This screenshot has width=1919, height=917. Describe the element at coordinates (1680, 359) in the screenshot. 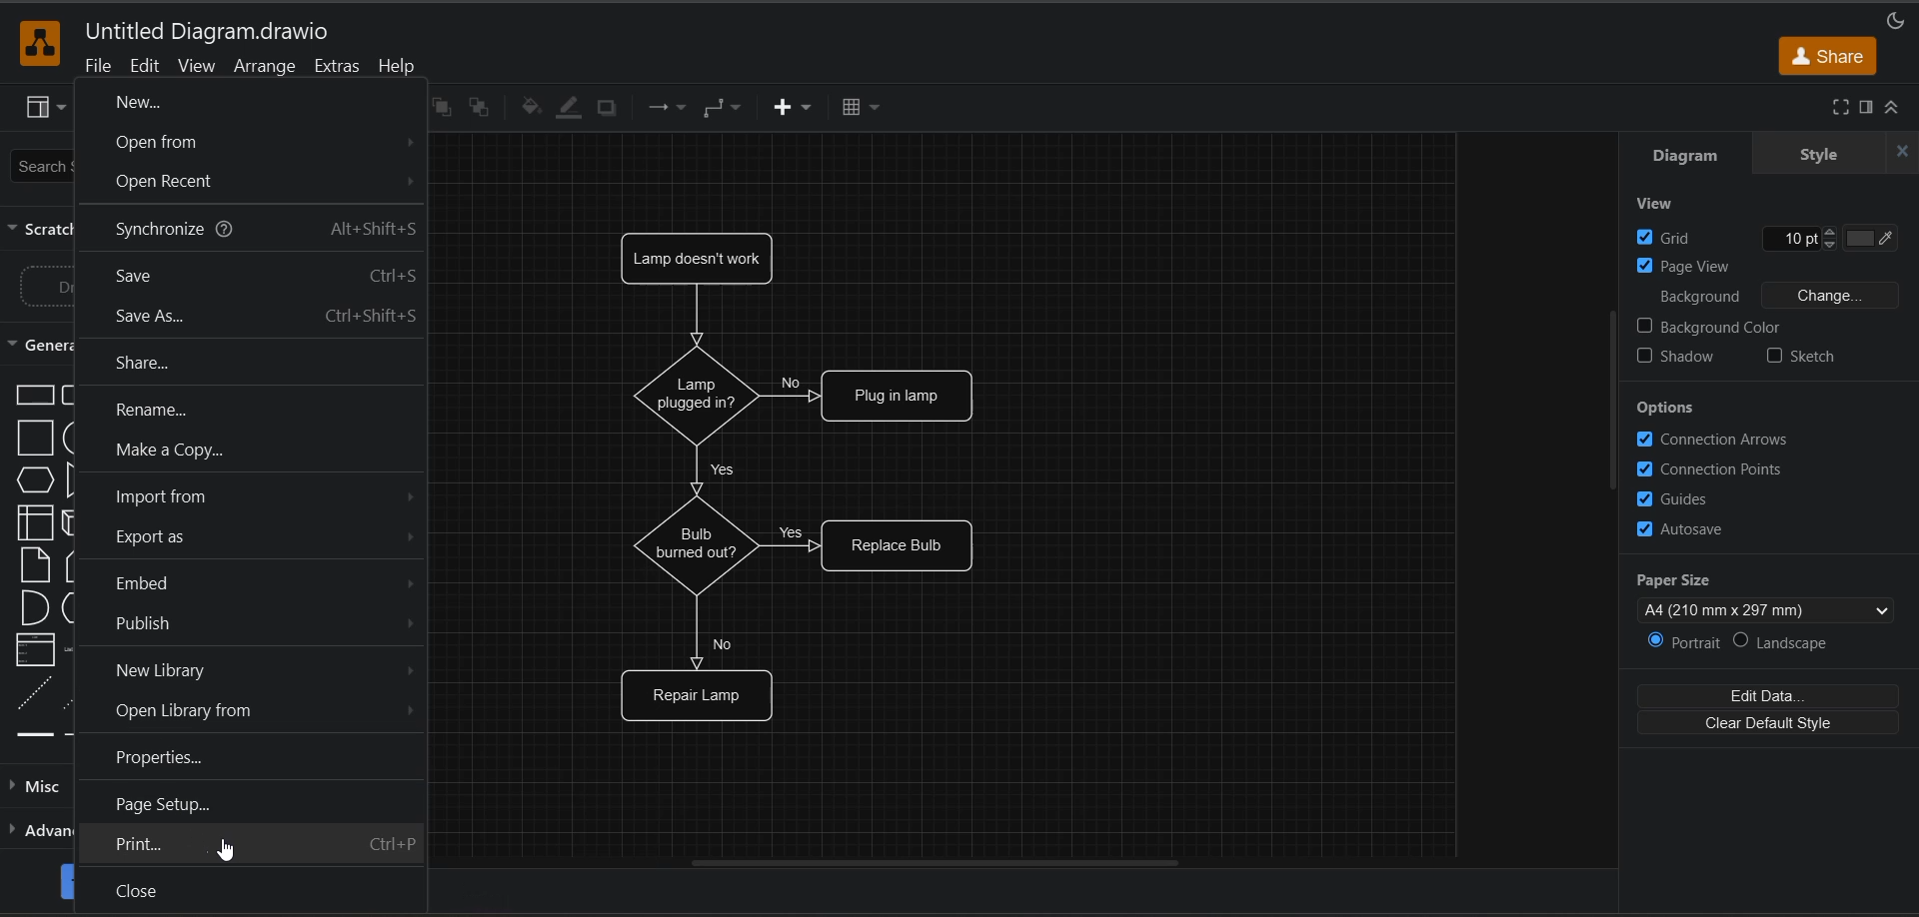

I see `shadow` at that location.